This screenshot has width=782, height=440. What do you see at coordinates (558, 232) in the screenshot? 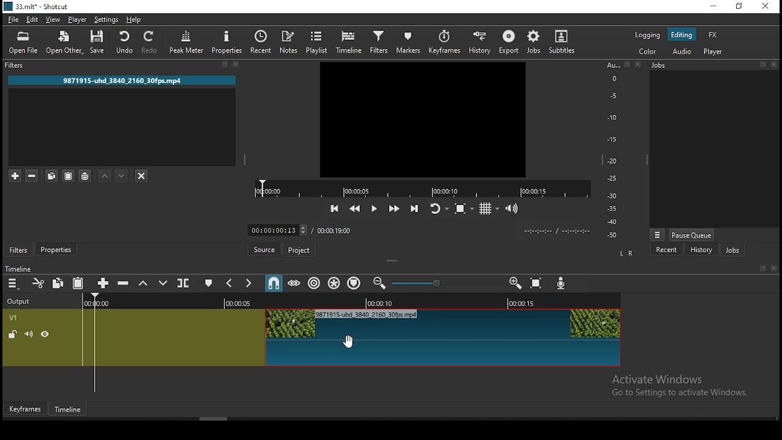
I see `Playback time` at bounding box center [558, 232].